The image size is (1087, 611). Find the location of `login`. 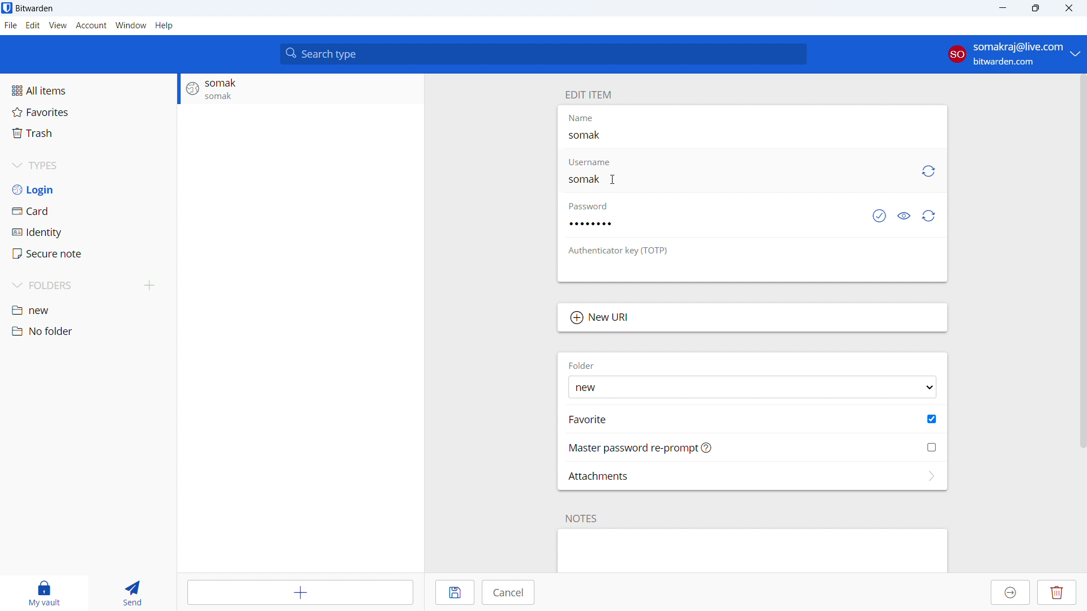

login is located at coordinates (88, 189).